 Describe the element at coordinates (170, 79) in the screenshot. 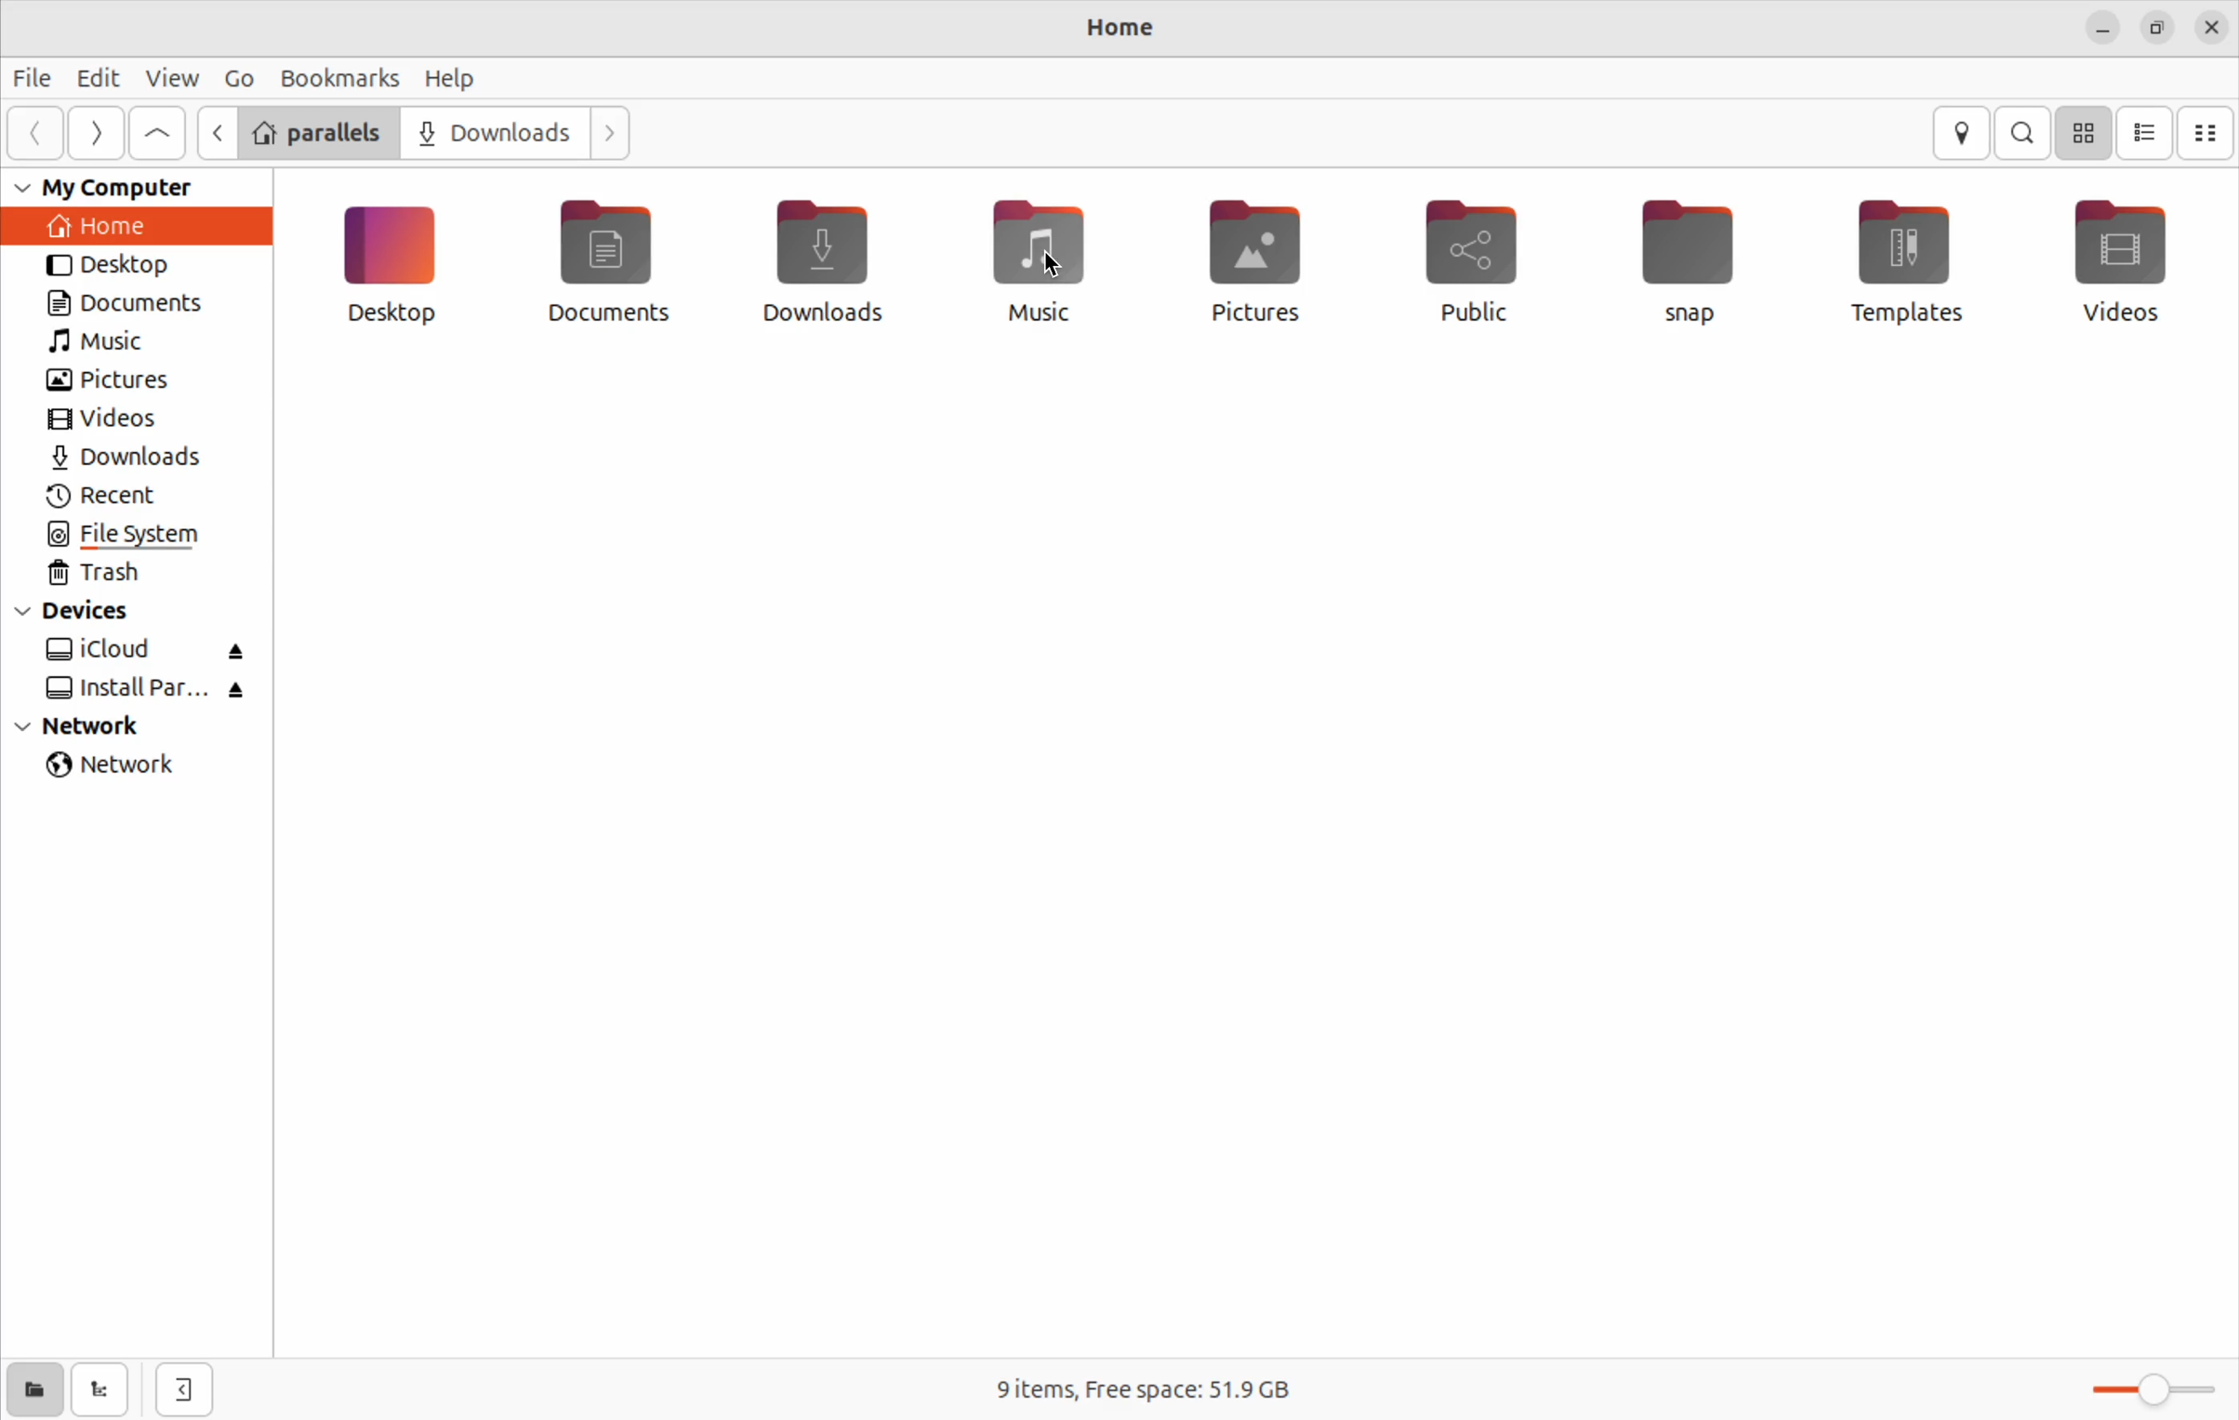

I see `view` at that location.